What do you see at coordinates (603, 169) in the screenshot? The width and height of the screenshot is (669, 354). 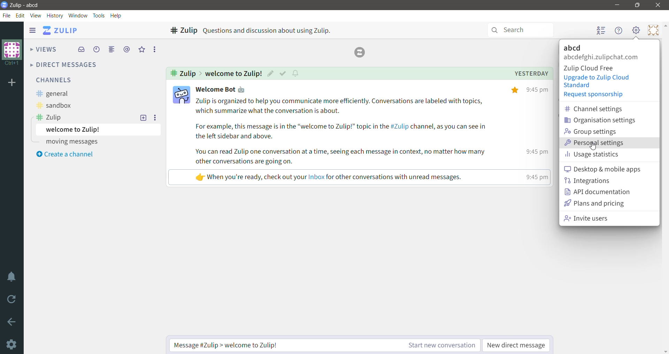 I see `Desktop and mobile apps` at bounding box center [603, 169].